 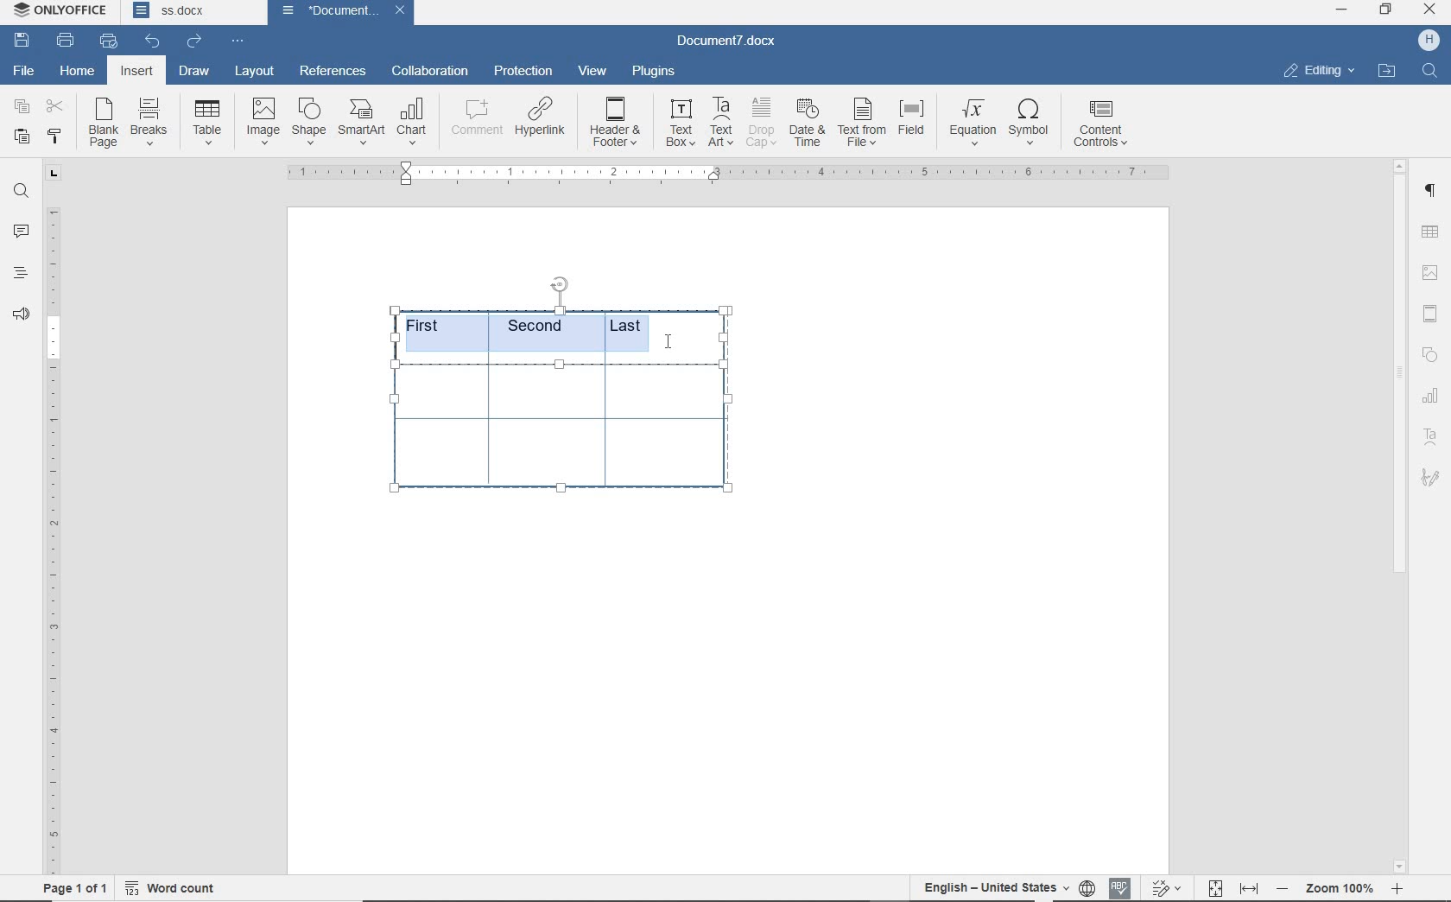 I want to click on comments, so click(x=22, y=232).